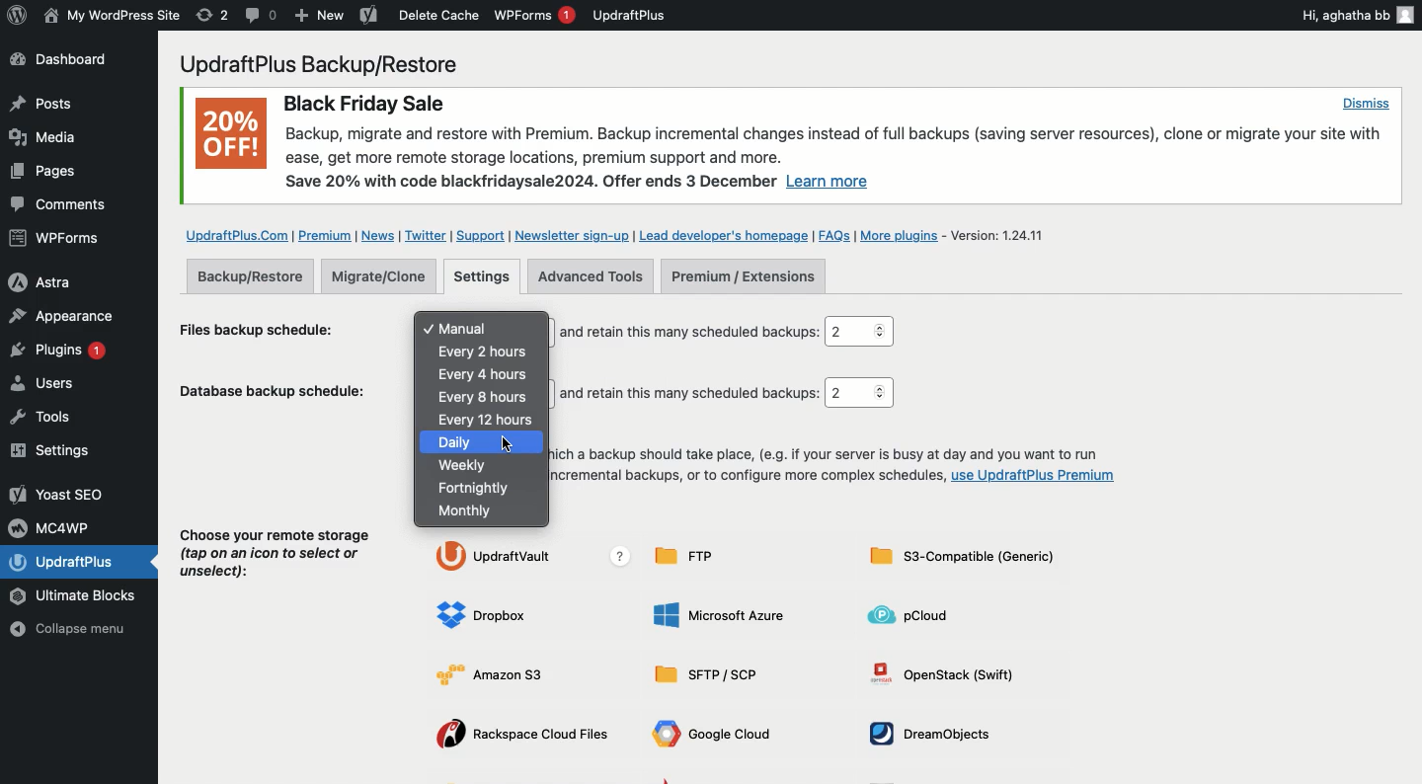  What do you see at coordinates (212, 15) in the screenshot?
I see `Revision` at bounding box center [212, 15].